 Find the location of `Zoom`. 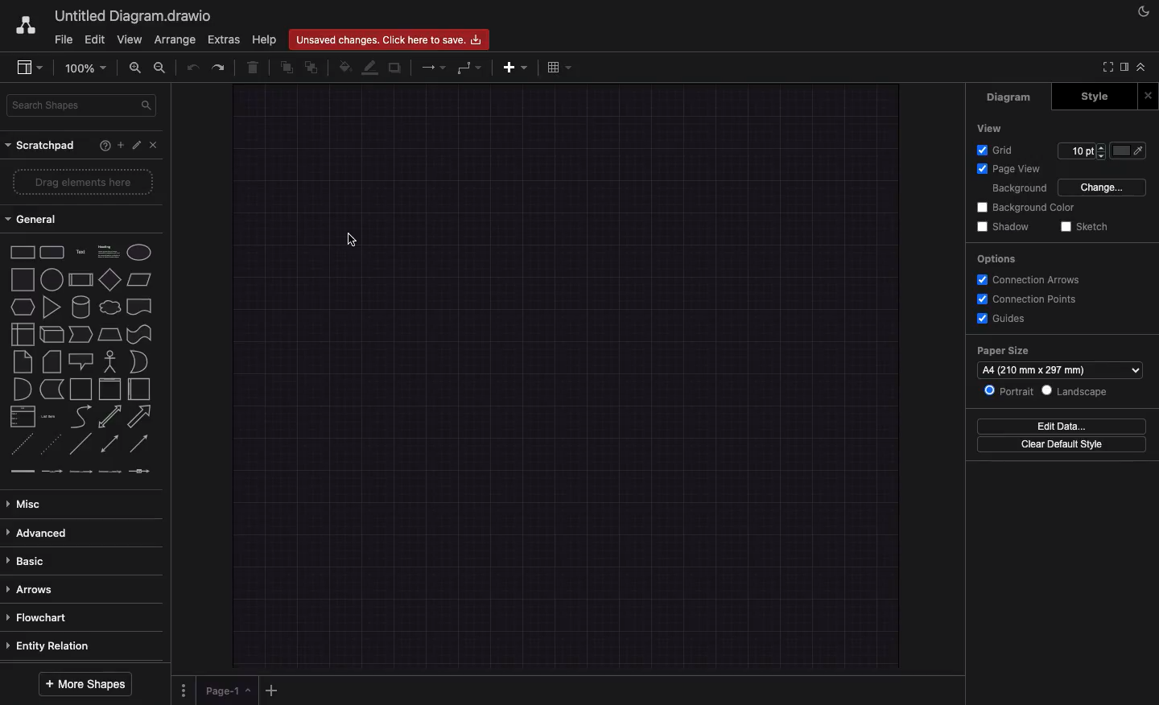

Zoom is located at coordinates (85, 67).